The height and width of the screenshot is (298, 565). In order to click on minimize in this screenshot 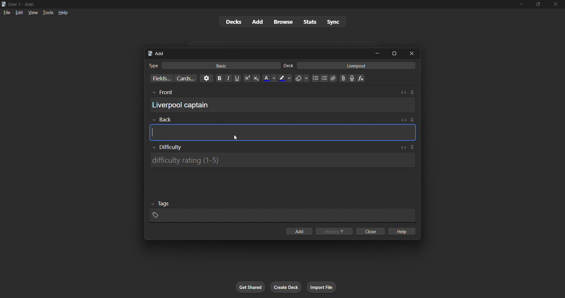, I will do `click(377, 53)`.